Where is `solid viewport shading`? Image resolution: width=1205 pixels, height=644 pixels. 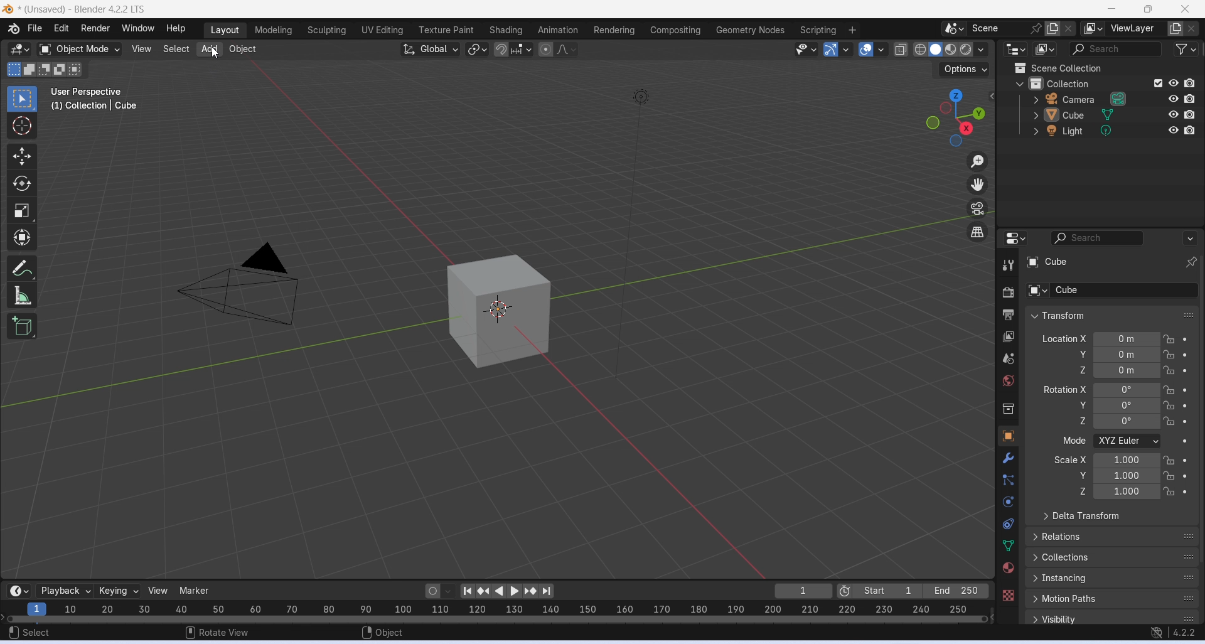 solid viewport shading is located at coordinates (935, 50).